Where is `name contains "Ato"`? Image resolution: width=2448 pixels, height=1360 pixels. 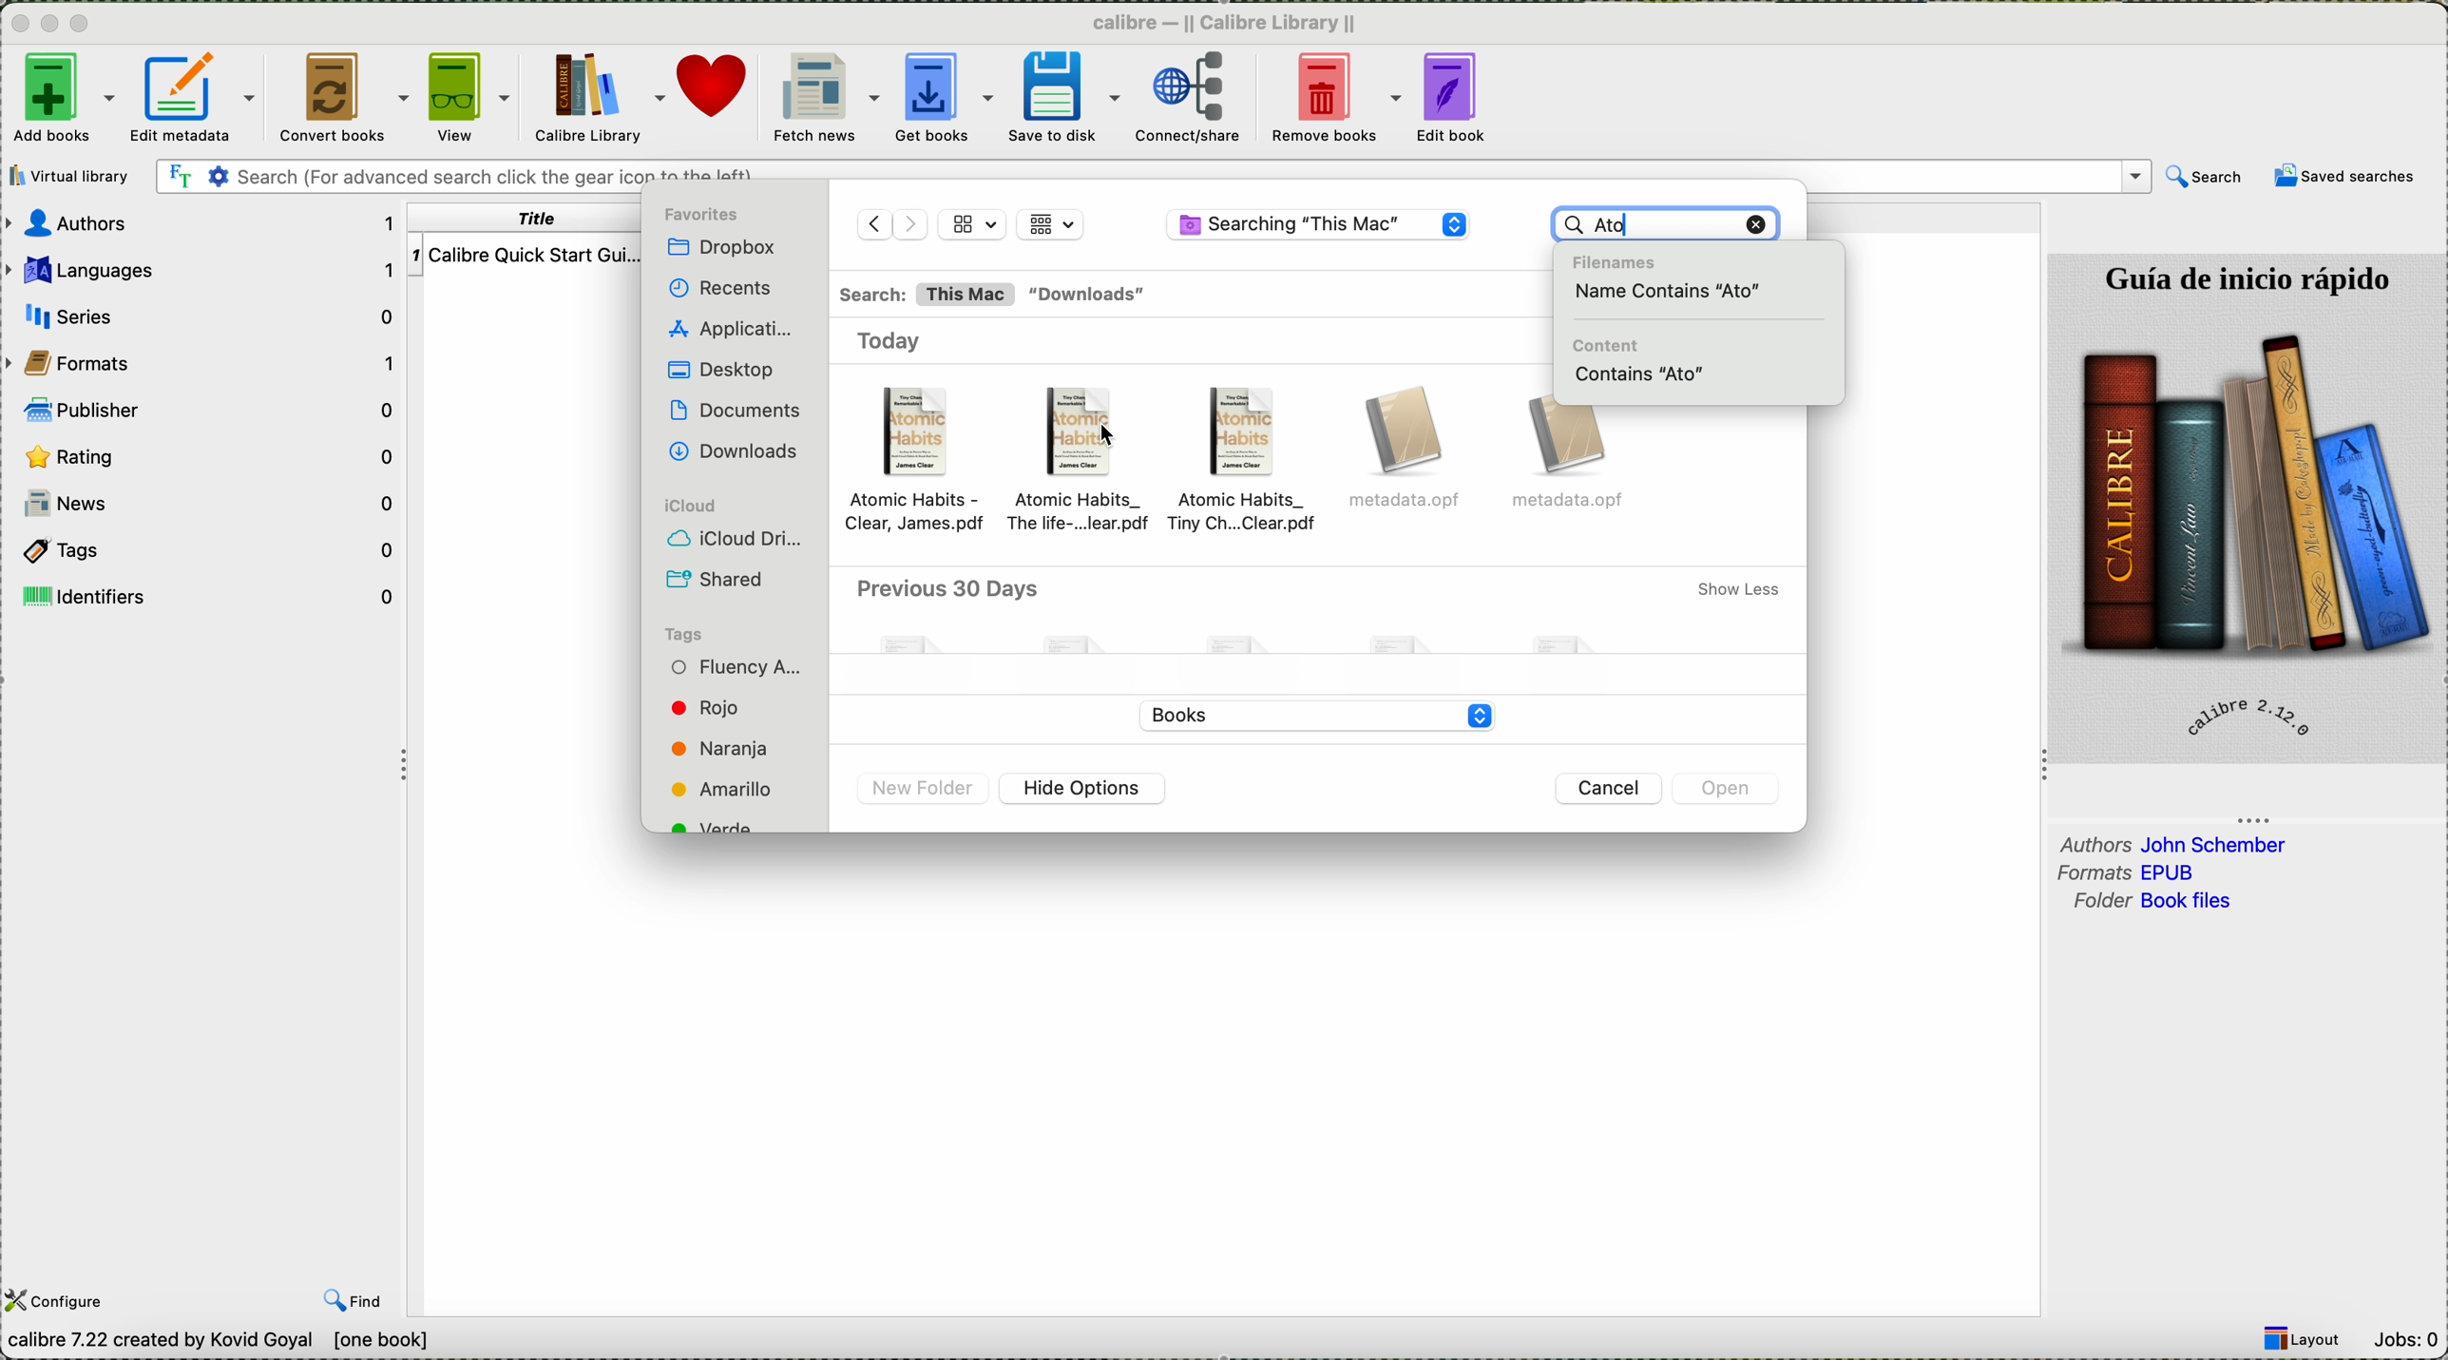 name contains "Ato" is located at coordinates (1673, 290).